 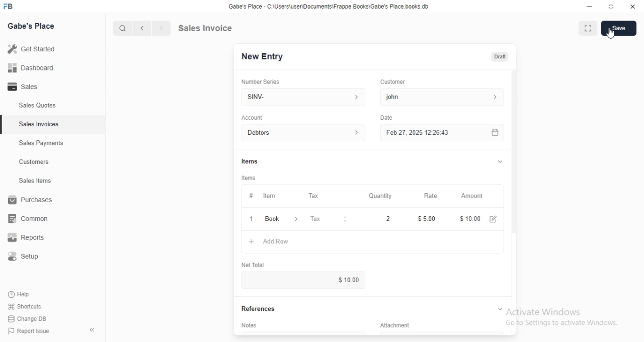 I want to click on Logo, so click(x=12, y=7).